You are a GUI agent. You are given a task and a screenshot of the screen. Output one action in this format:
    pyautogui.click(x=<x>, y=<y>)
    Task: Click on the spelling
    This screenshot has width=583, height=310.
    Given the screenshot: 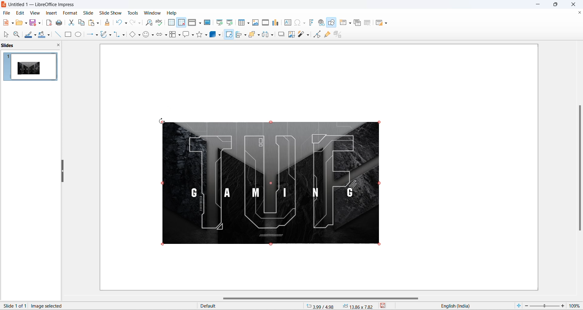 What is the action you would take?
    pyautogui.click(x=159, y=23)
    